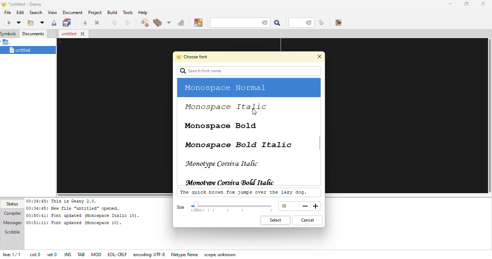  Describe the element at coordinates (7, 42) in the screenshot. I see `.` at that location.